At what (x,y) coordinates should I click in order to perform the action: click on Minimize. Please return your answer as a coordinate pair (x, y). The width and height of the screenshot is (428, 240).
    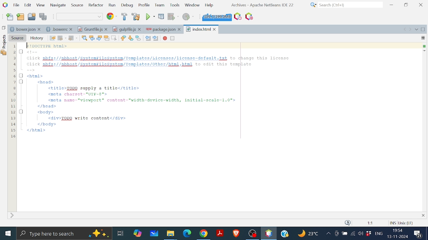
    Looking at the image, I should click on (391, 5).